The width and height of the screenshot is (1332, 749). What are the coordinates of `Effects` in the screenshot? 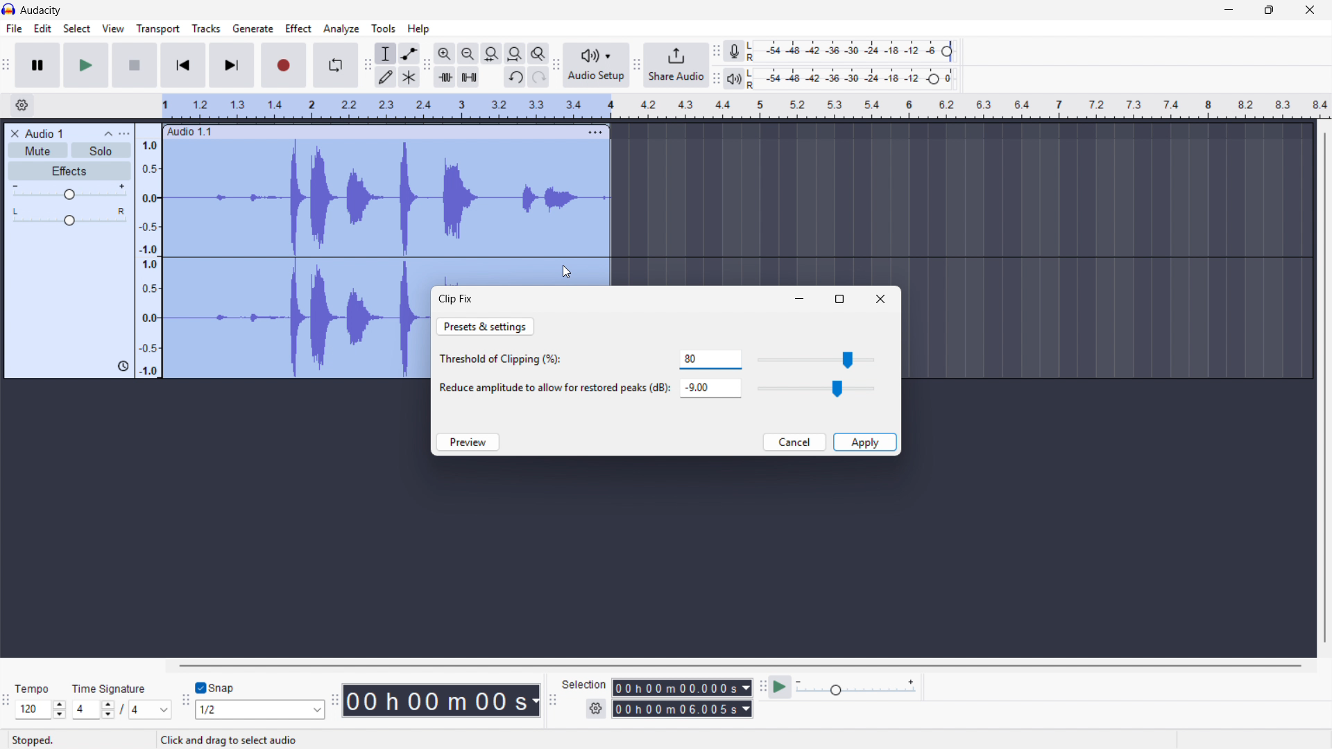 It's located at (70, 172).